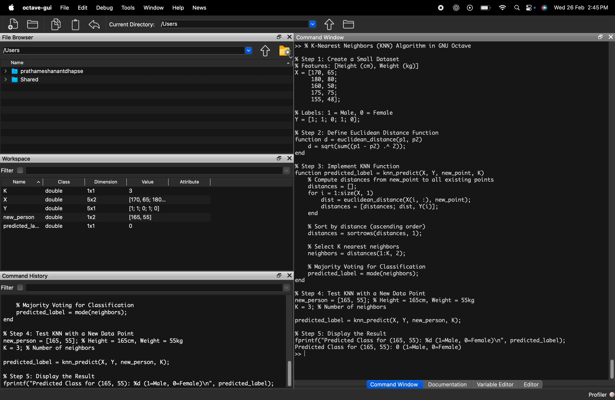  I want to click on files, so click(352, 24).